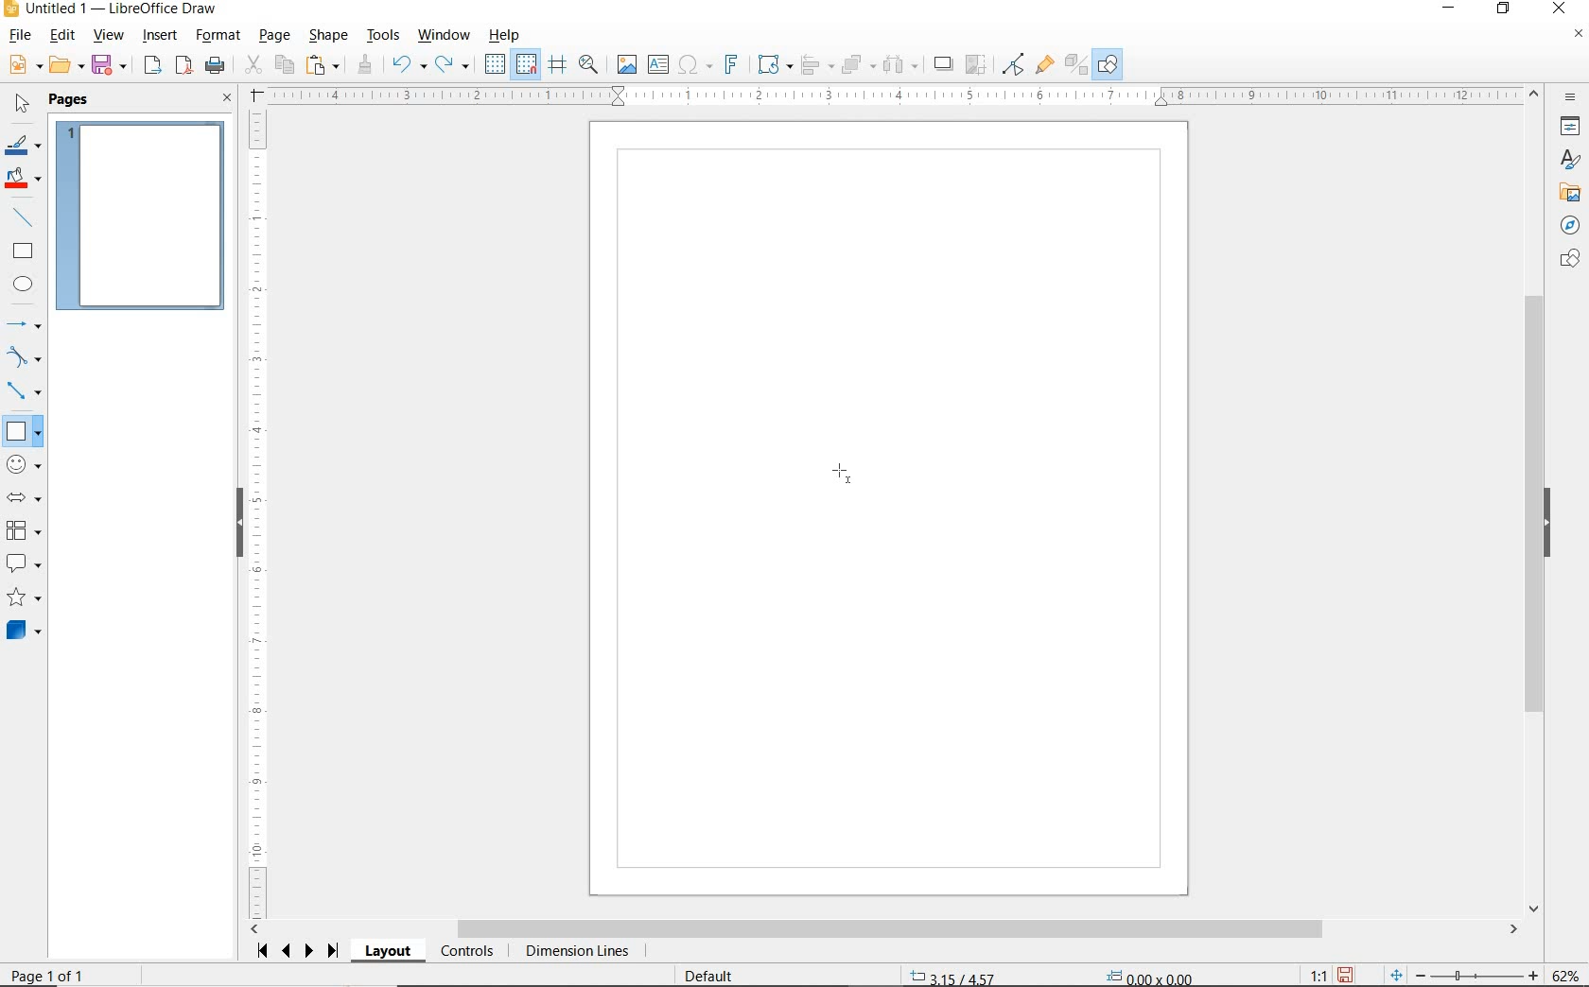  What do you see at coordinates (25, 356) in the screenshot?
I see `CURVES AND POLYGONS` at bounding box center [25, 356].